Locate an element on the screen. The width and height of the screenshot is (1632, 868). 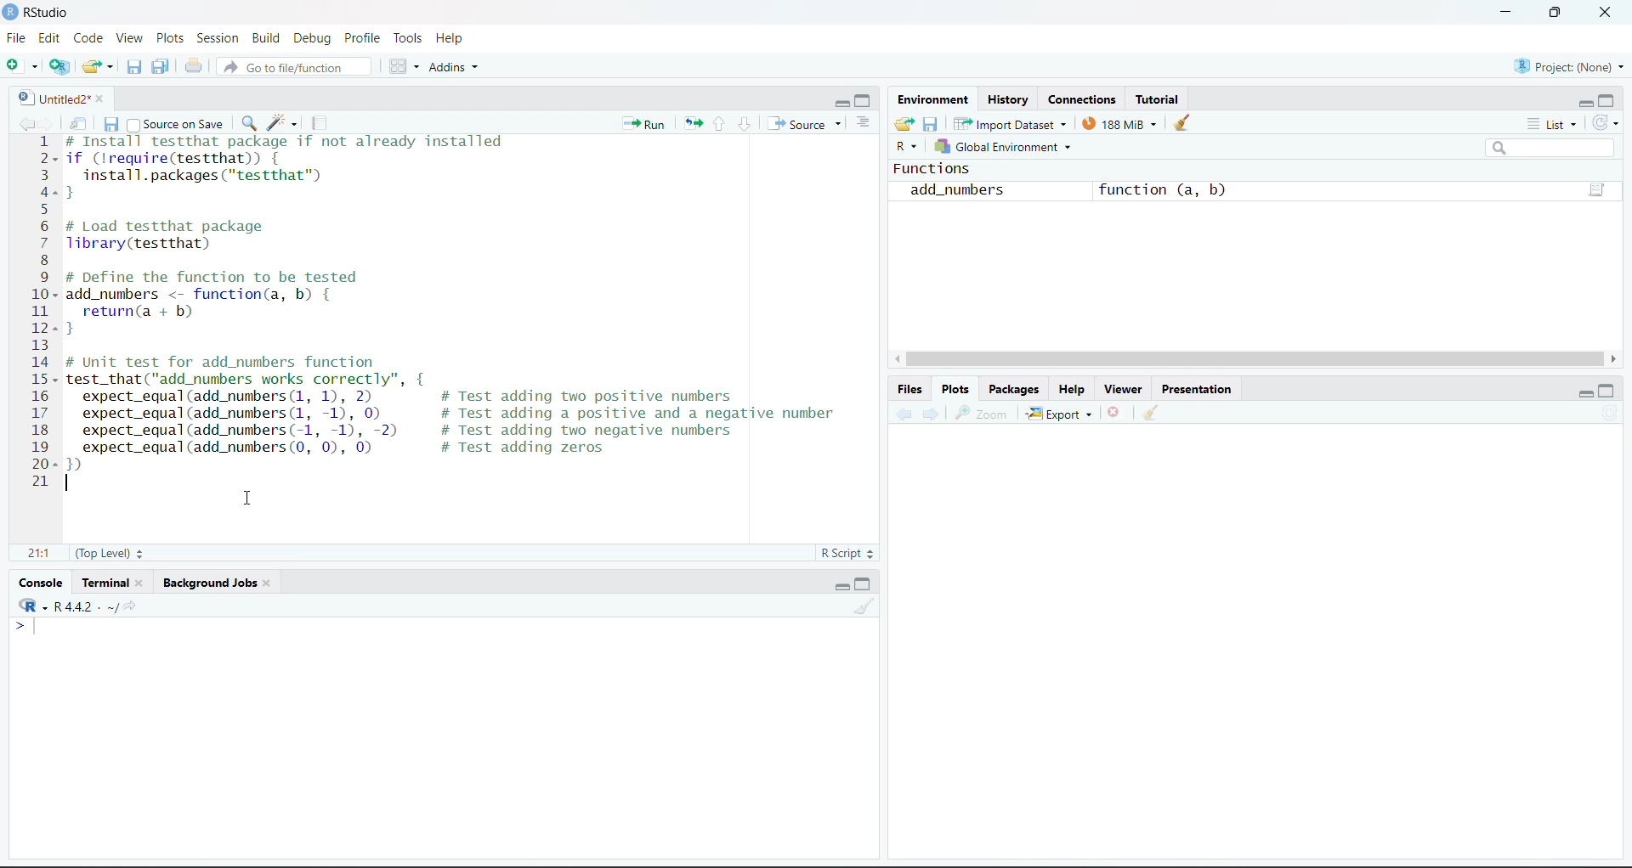
untitled2* is located at coordinates (51, 99).